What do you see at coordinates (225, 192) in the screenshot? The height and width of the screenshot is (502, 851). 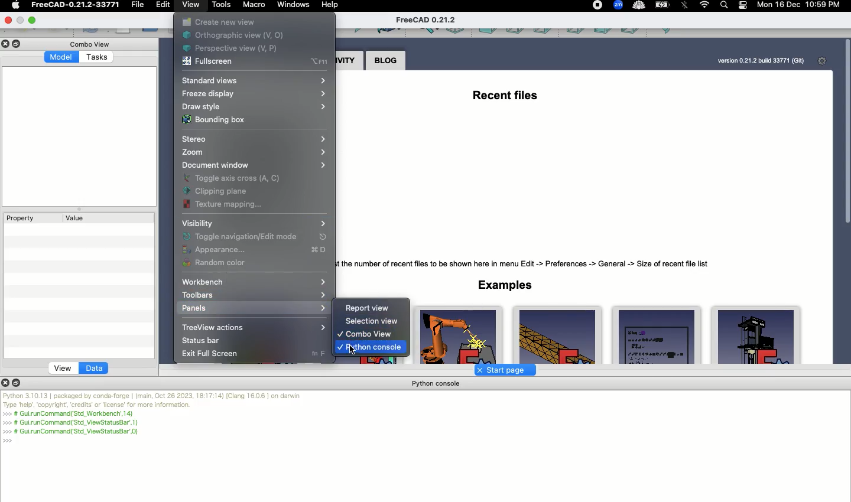 I see `Clipping pane` at bounding box center [225, 192].